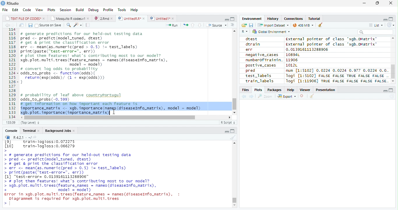 Image resolution: width=398 pixels, height=210 pixels. What do you see at coordinates (273, 19) in the screenshot?
I see `History` at bounding box center [273, 19].